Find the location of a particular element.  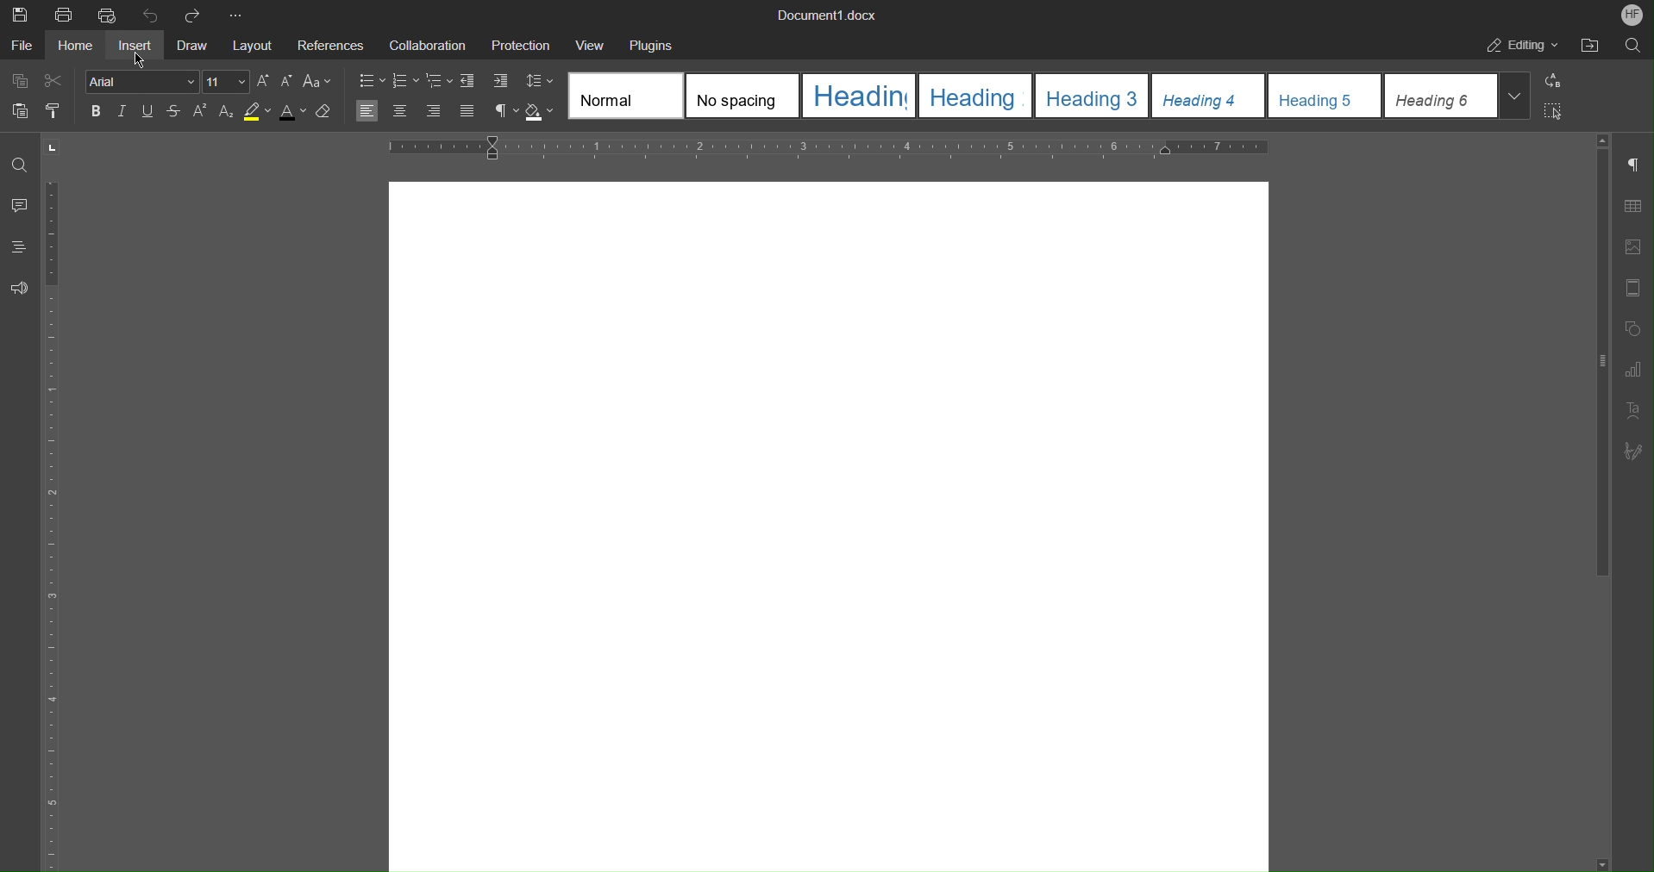

Nested List is located at coordinates (440, 83).